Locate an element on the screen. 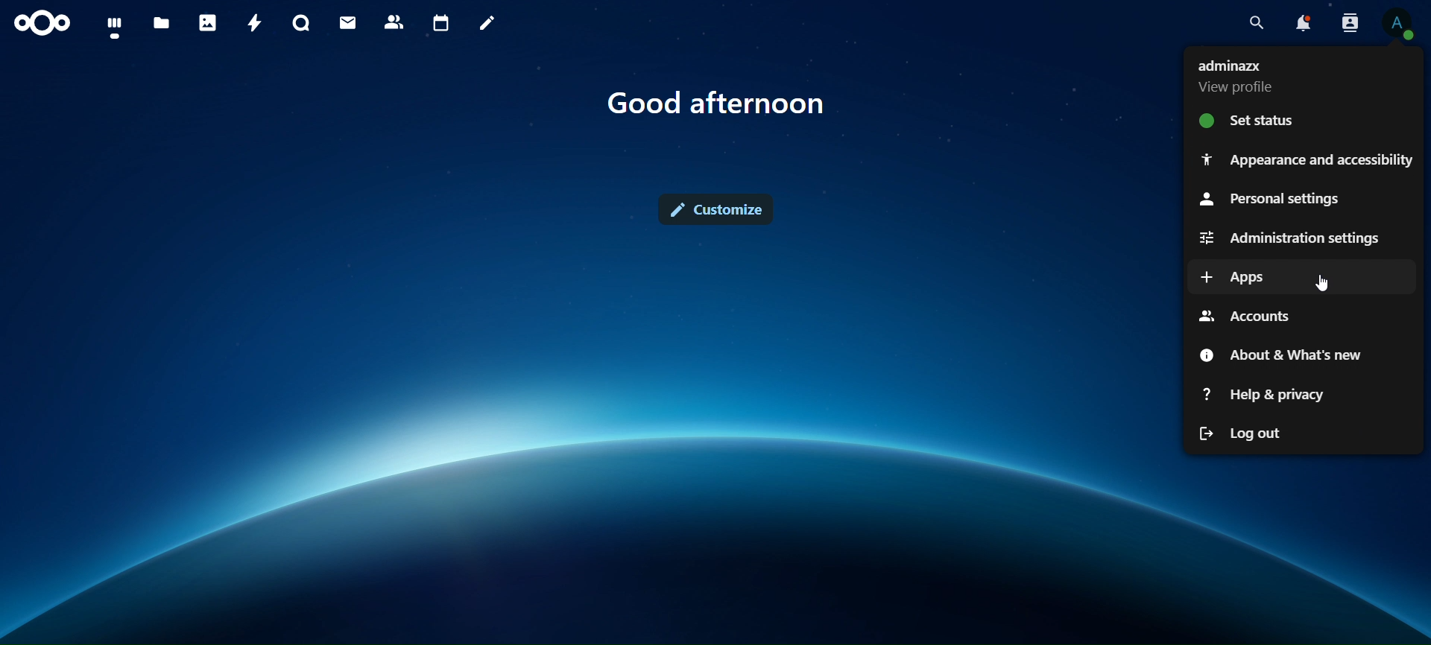 The image size is (1431, 645). logout is located at coordinates (1246, 430).